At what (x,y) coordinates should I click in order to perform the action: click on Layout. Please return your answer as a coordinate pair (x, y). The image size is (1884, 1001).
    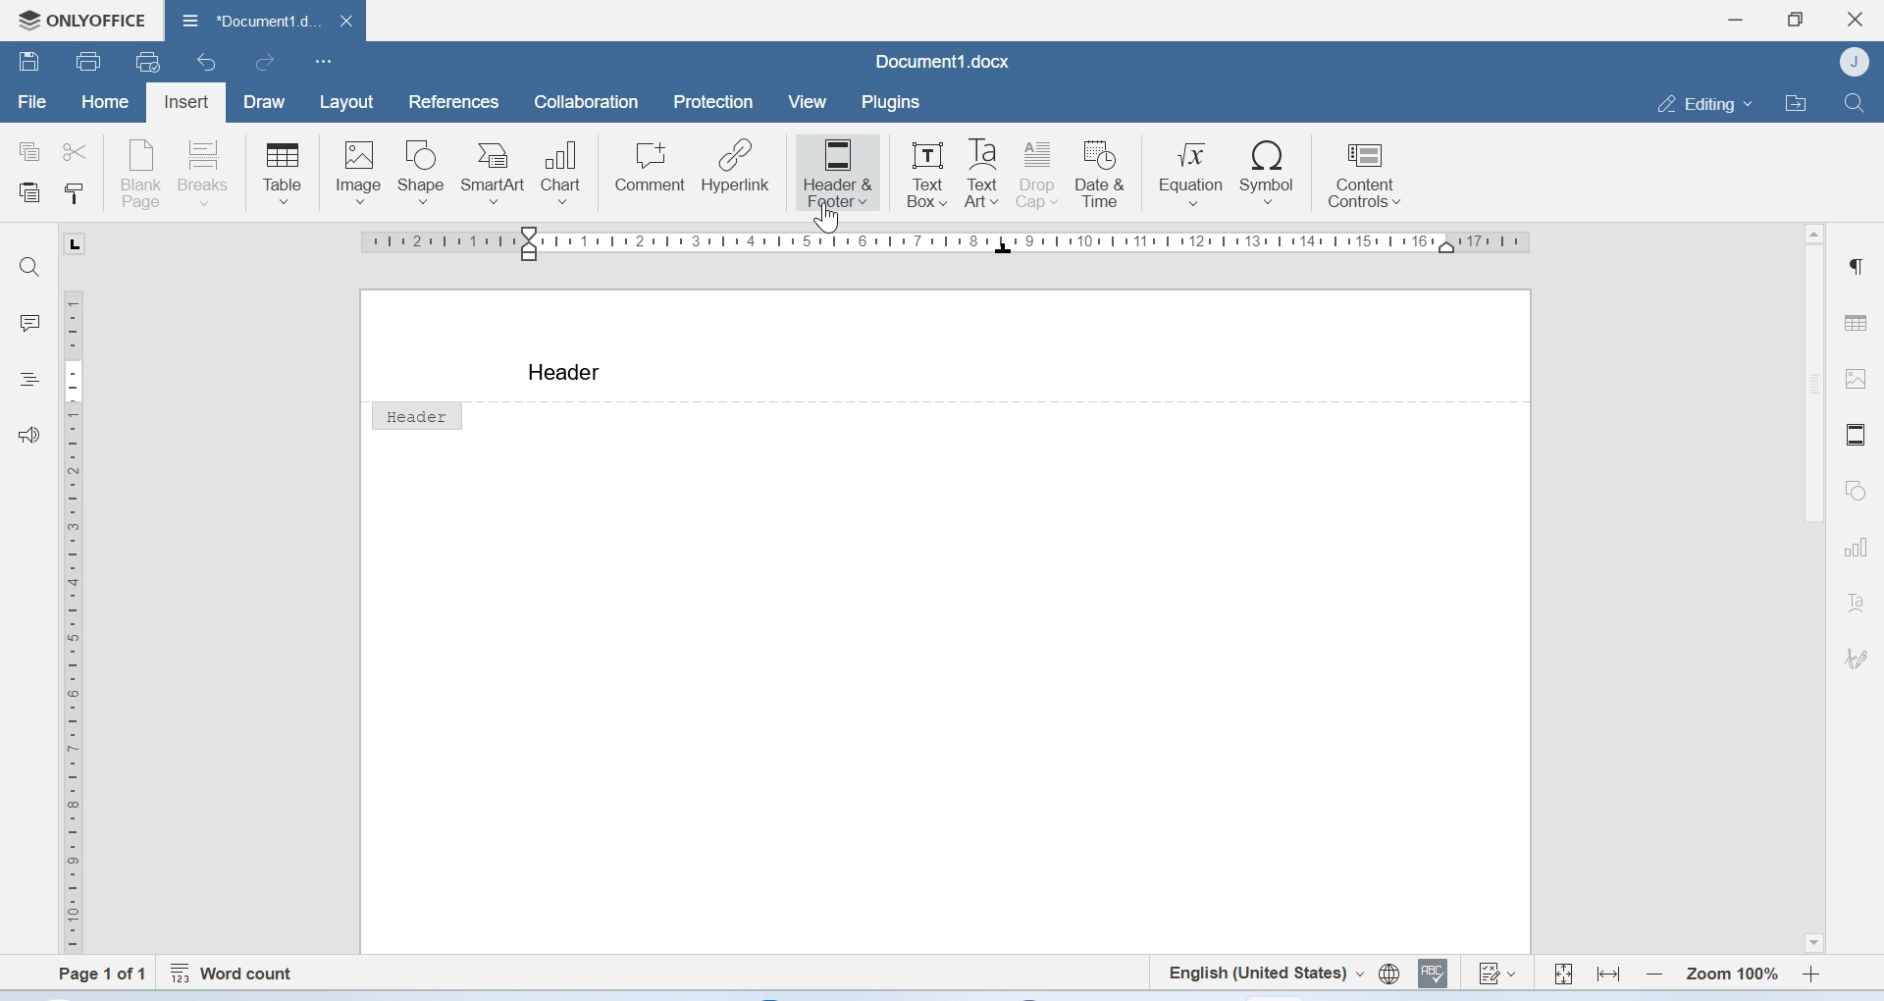
    Looking at the image, I should click on (347, 102).